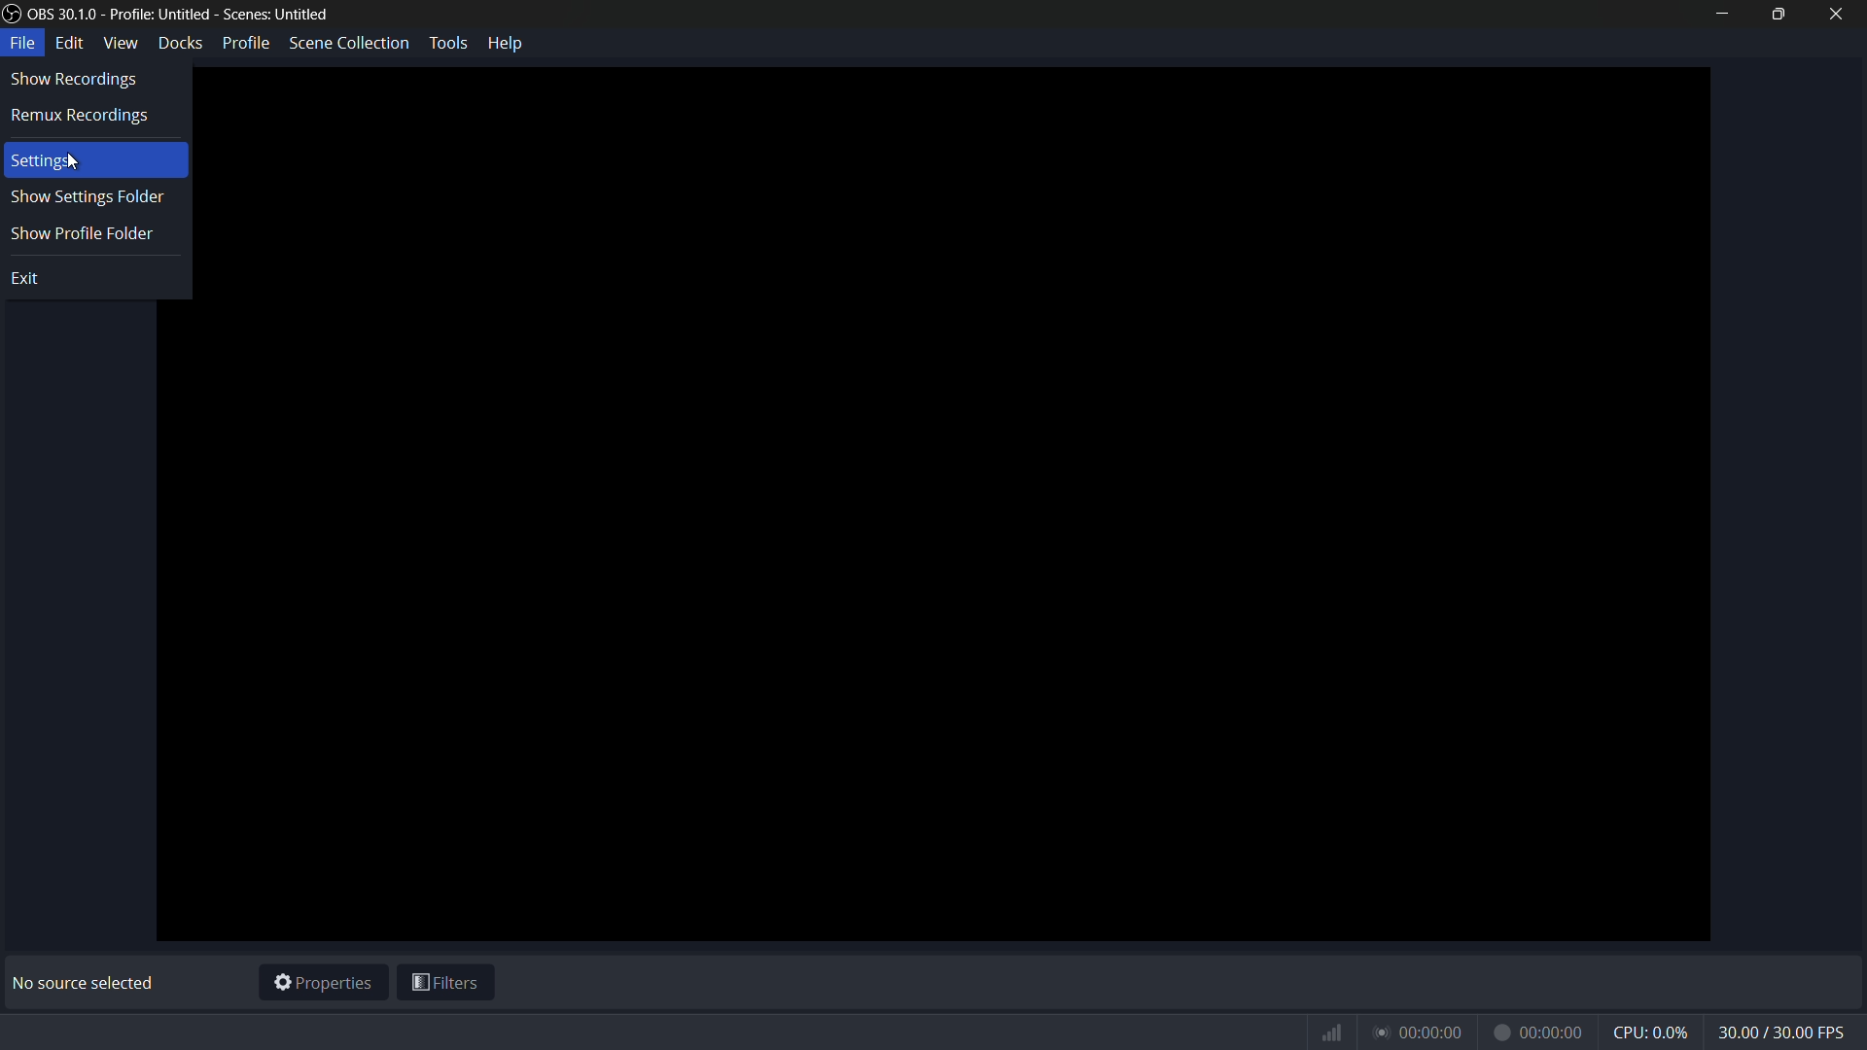 This screenshot has height=1050, width=1867. Describe the element at coordinates (1837, 14) in the screenshot. I see `close app` at that location.